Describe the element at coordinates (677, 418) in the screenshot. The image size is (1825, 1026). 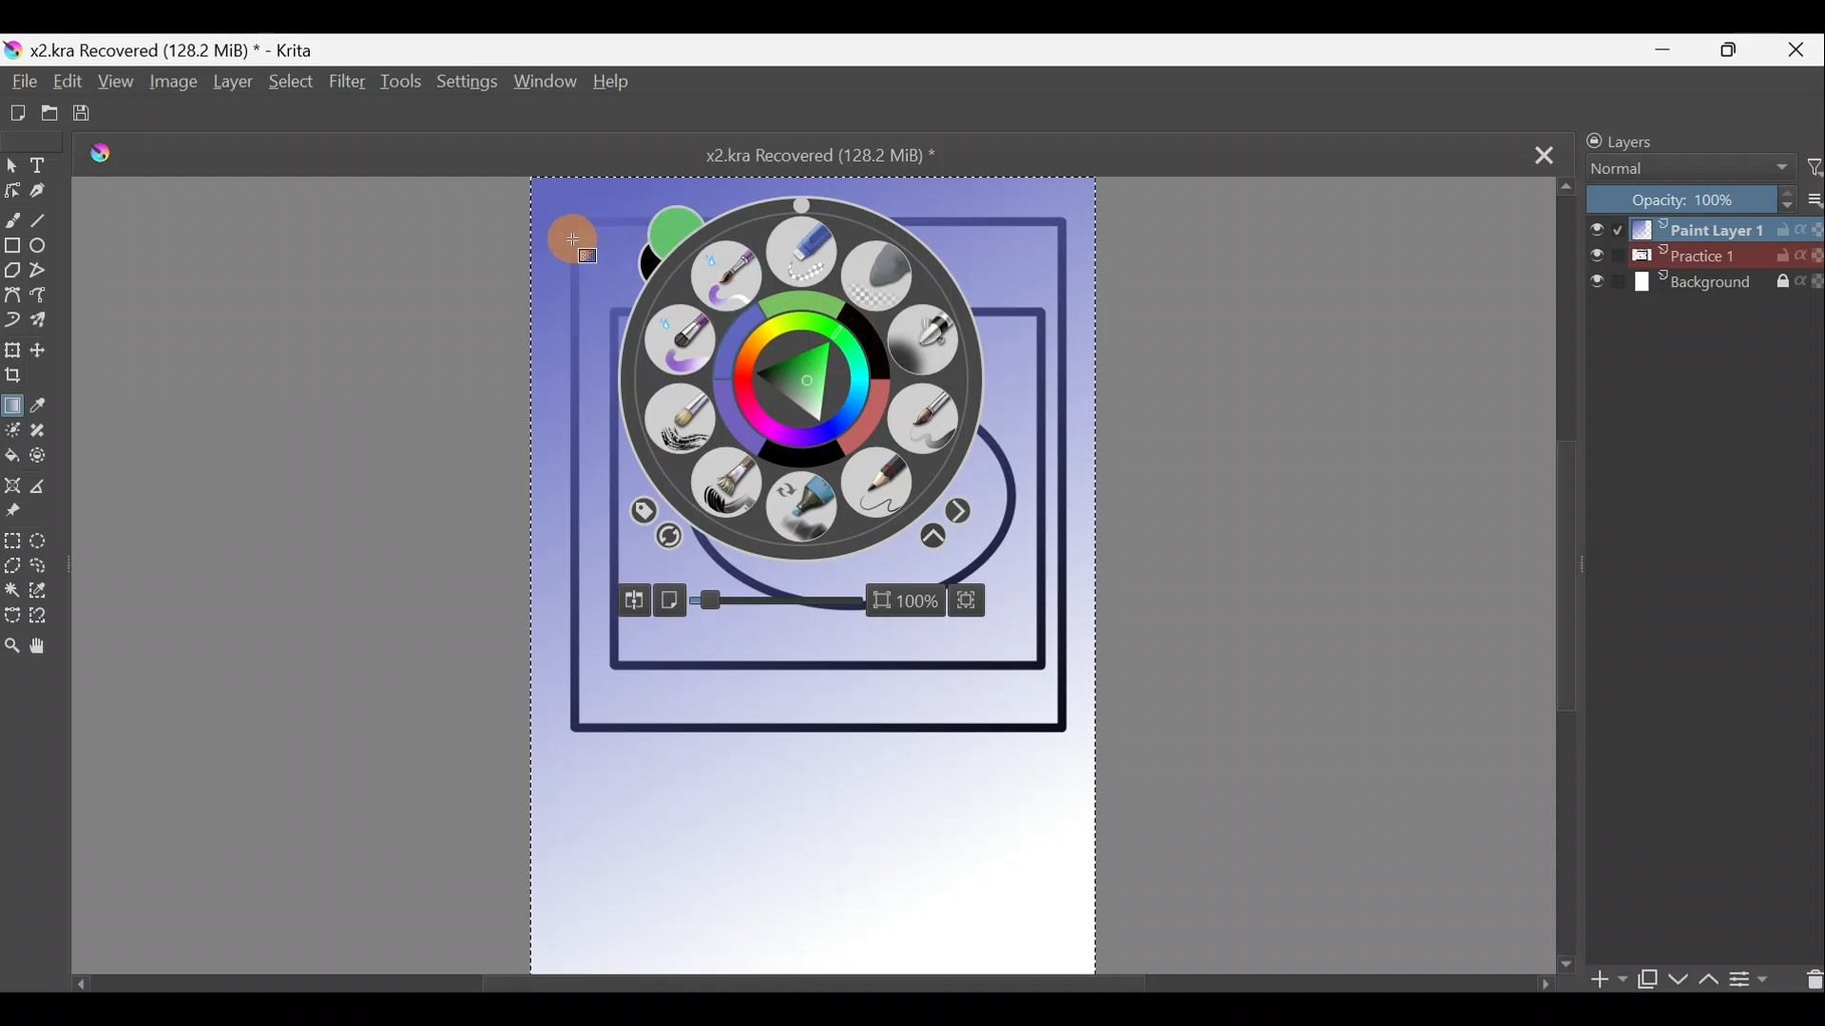
I see `Dry brushing` at that location.